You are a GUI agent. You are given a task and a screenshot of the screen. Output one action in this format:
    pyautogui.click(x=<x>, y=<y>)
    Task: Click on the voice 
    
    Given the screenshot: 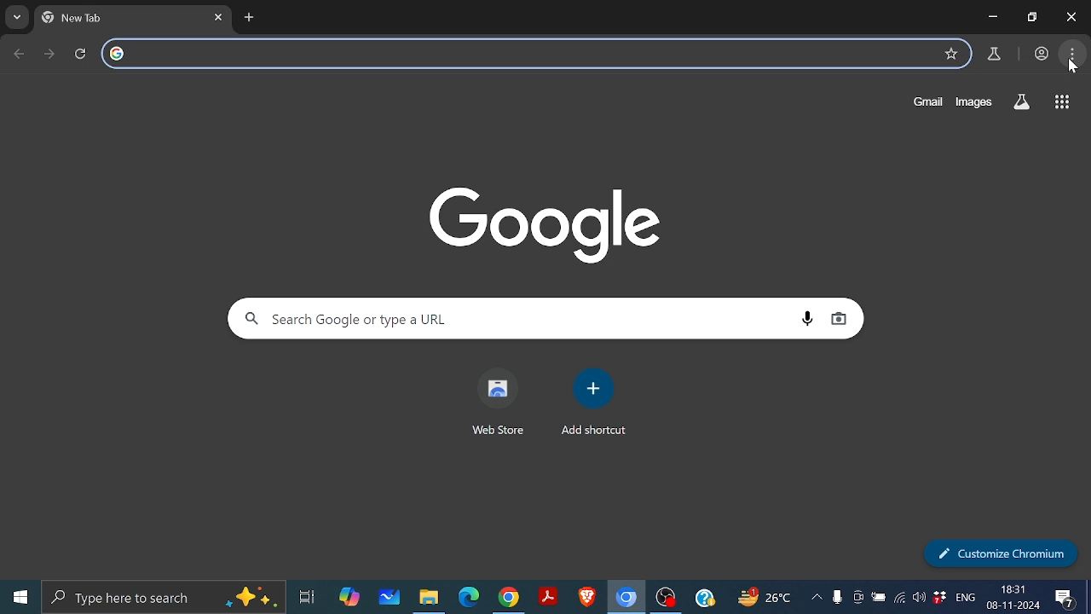 What is the action you would take?
    pyautogui.click(x=837, y=600)
    